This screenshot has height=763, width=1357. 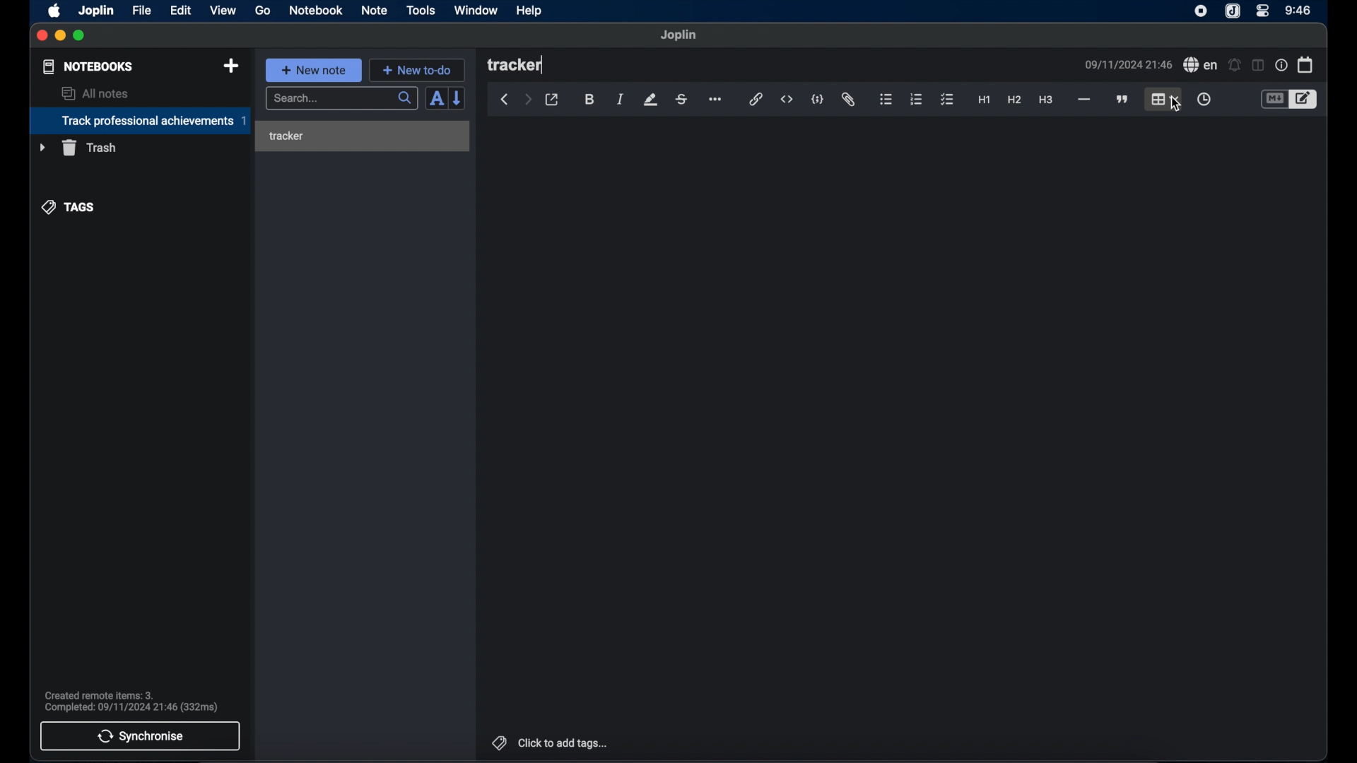 I want to click on apple icon, so click(x=55, y=11).